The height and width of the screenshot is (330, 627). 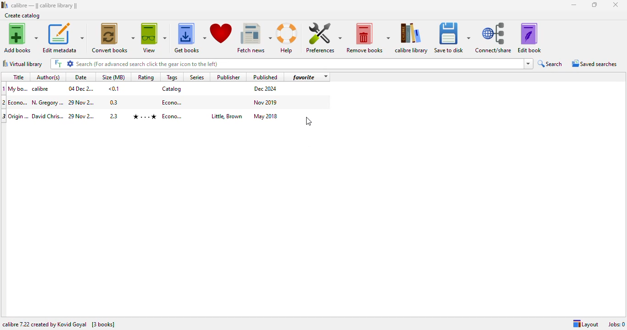 What do you see at coordinates (114, 38) in the screenshot?
I see `convert books` at bounding box center [114, 38].